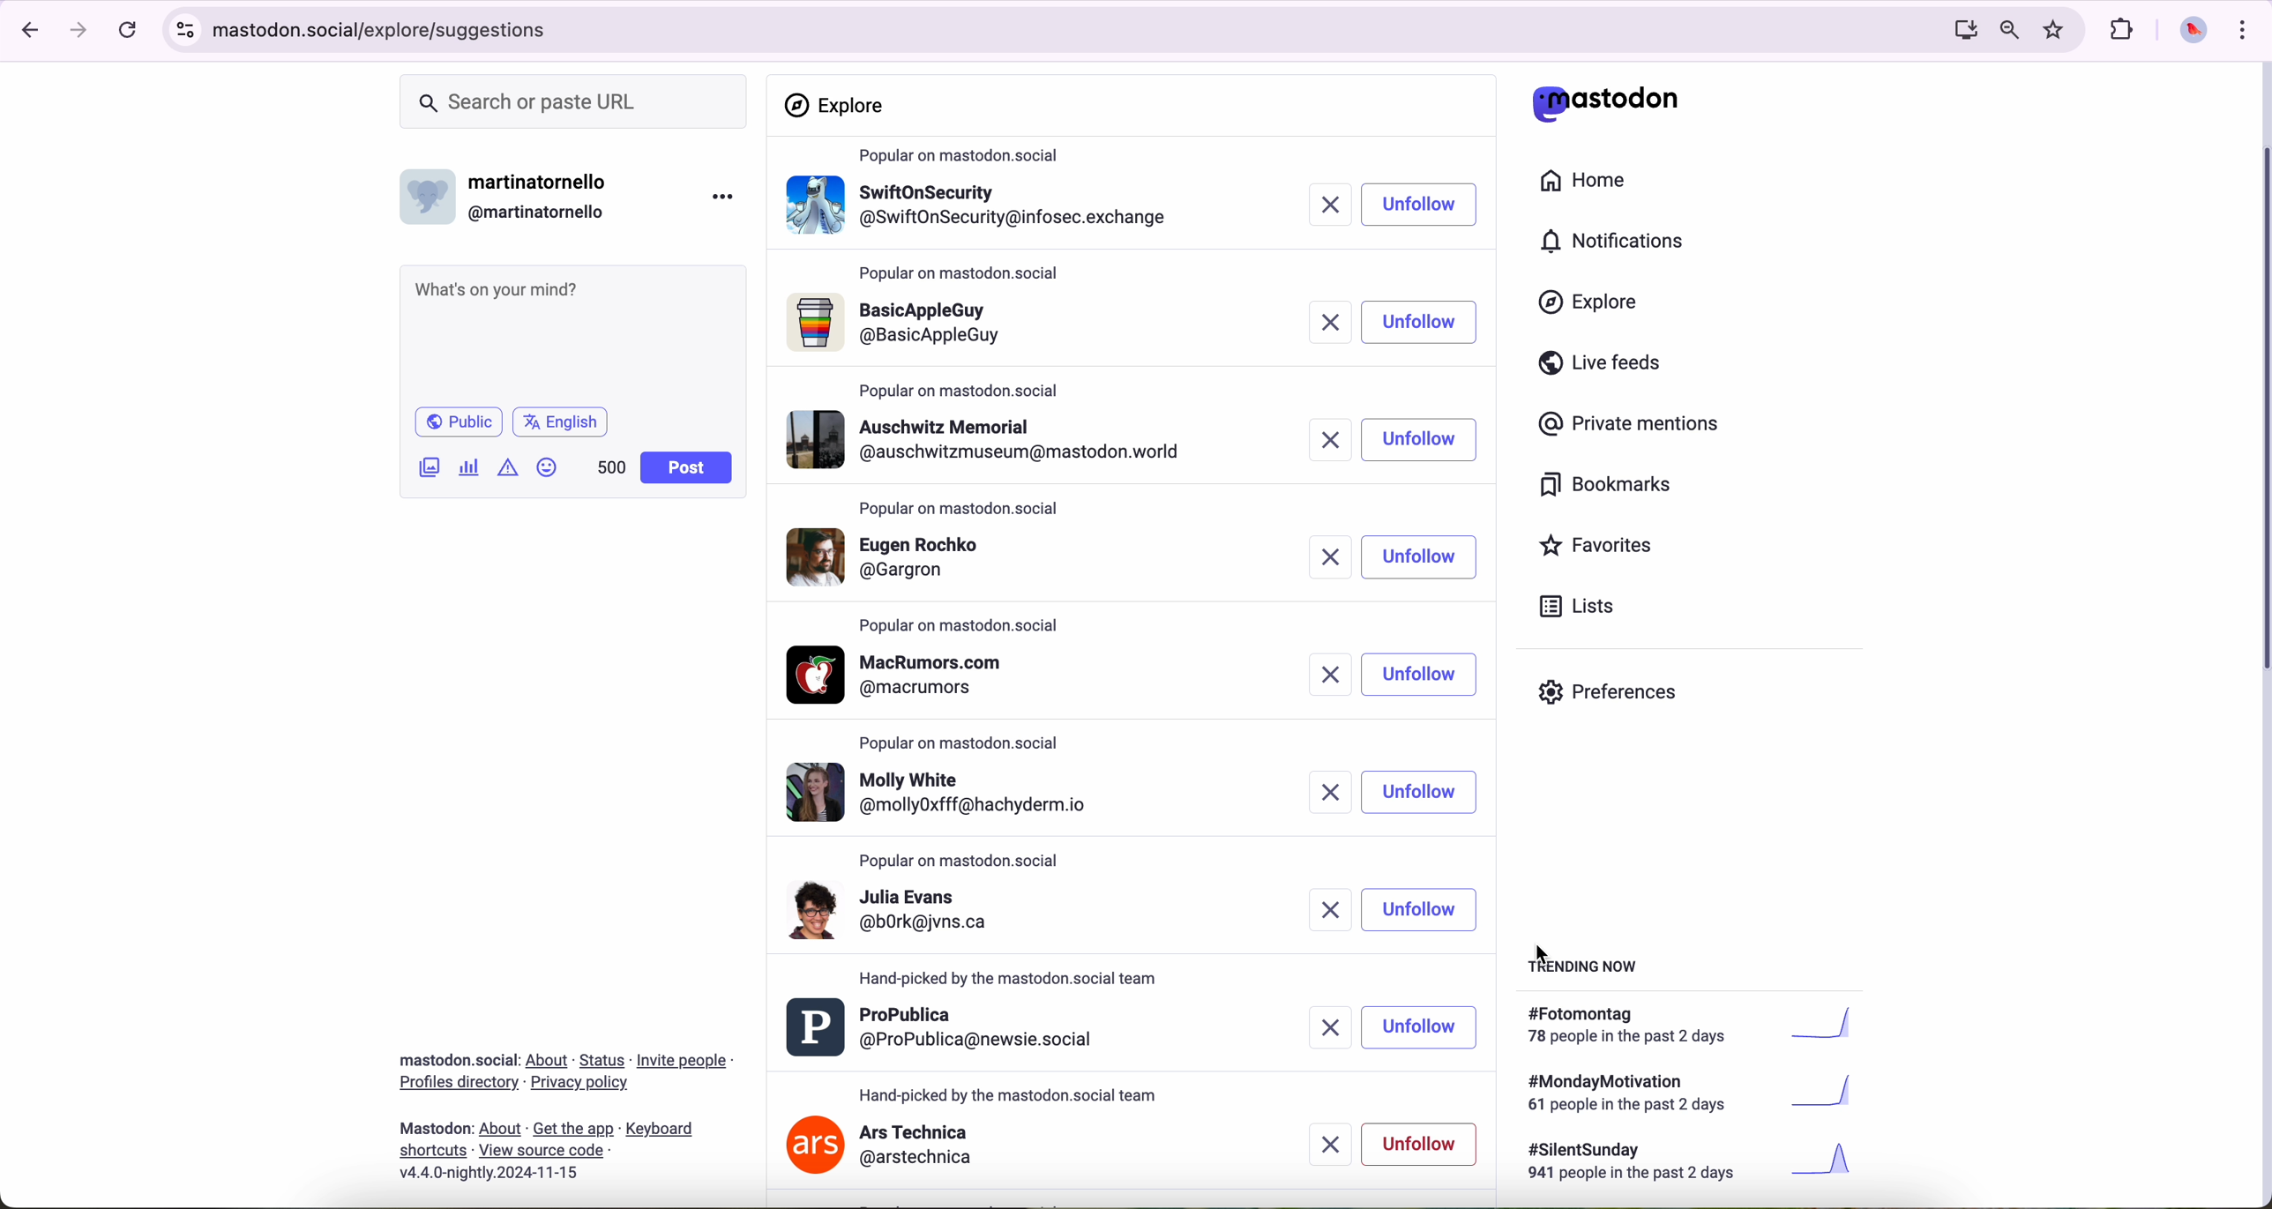  Describe the element at coordinates (1330, 675) in the screenshot. I see `remove` at that location.